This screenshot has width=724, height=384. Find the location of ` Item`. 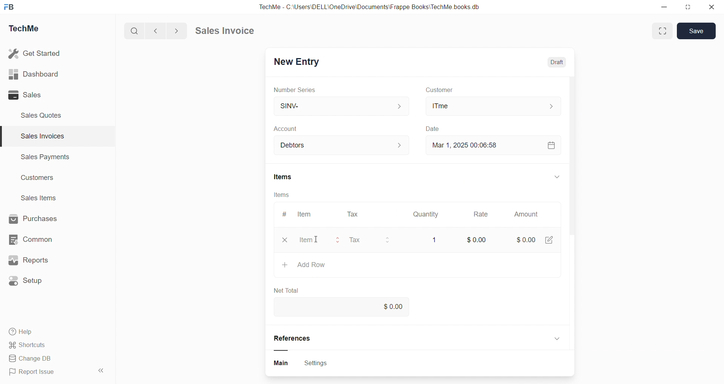

 Item is located at coordinates (303, 238).